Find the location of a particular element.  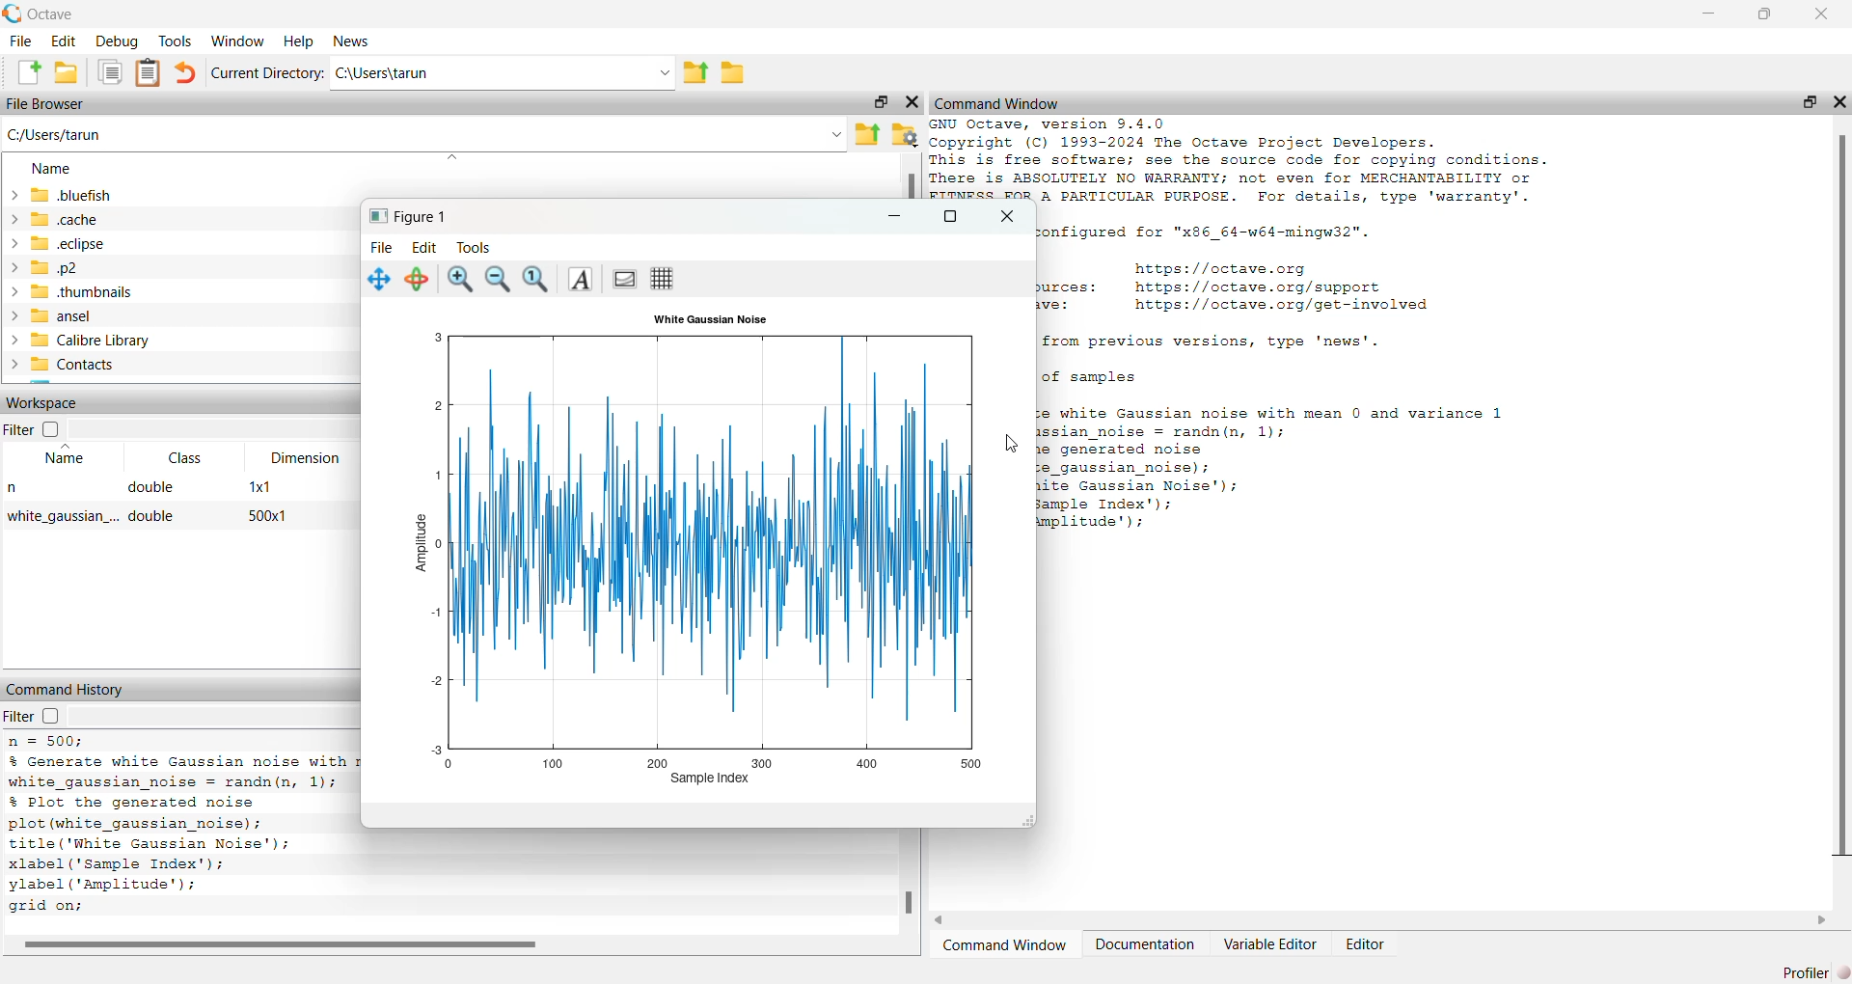

zoom in is located at coordinates (459, 280).